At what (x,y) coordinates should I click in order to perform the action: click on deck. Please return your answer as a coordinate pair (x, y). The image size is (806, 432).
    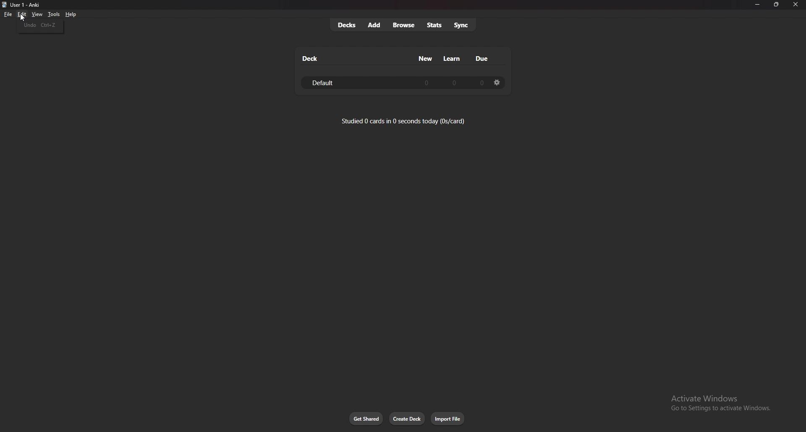
    Looking at the image, I should click on (309, 58).